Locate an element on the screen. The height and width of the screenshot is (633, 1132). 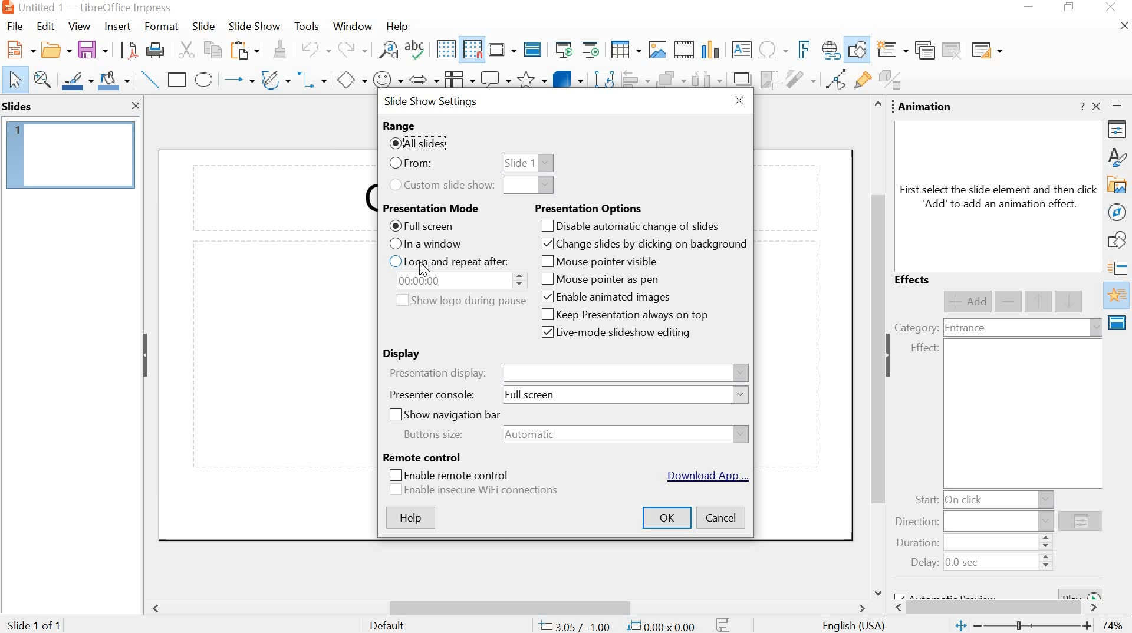
basic shapes is located at coordinates (351, 81).